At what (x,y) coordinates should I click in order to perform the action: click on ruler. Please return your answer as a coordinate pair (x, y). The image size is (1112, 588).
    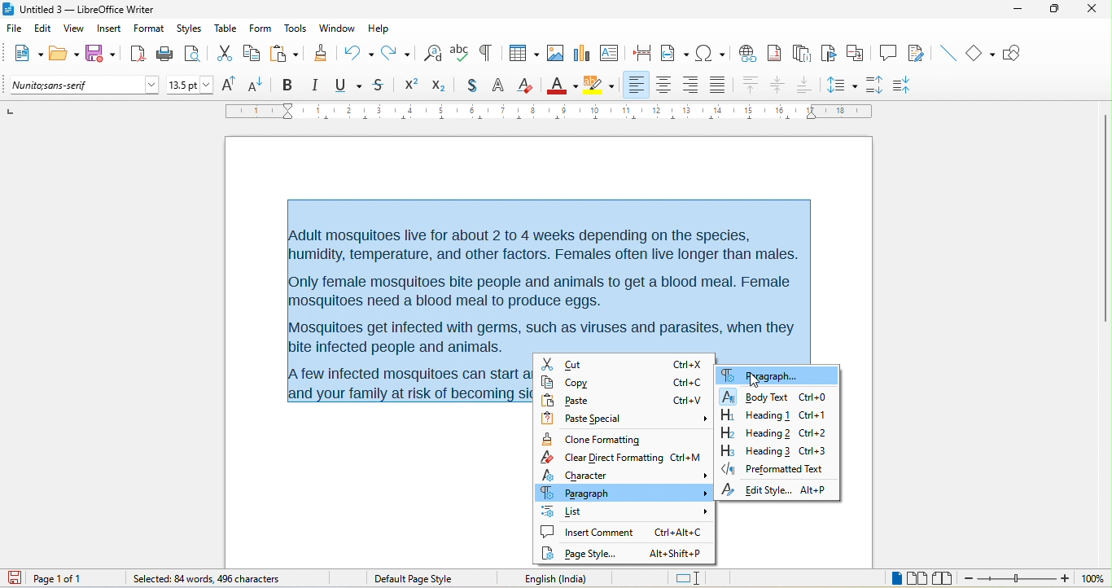
    Looking at the image, I should click on (549, 111).